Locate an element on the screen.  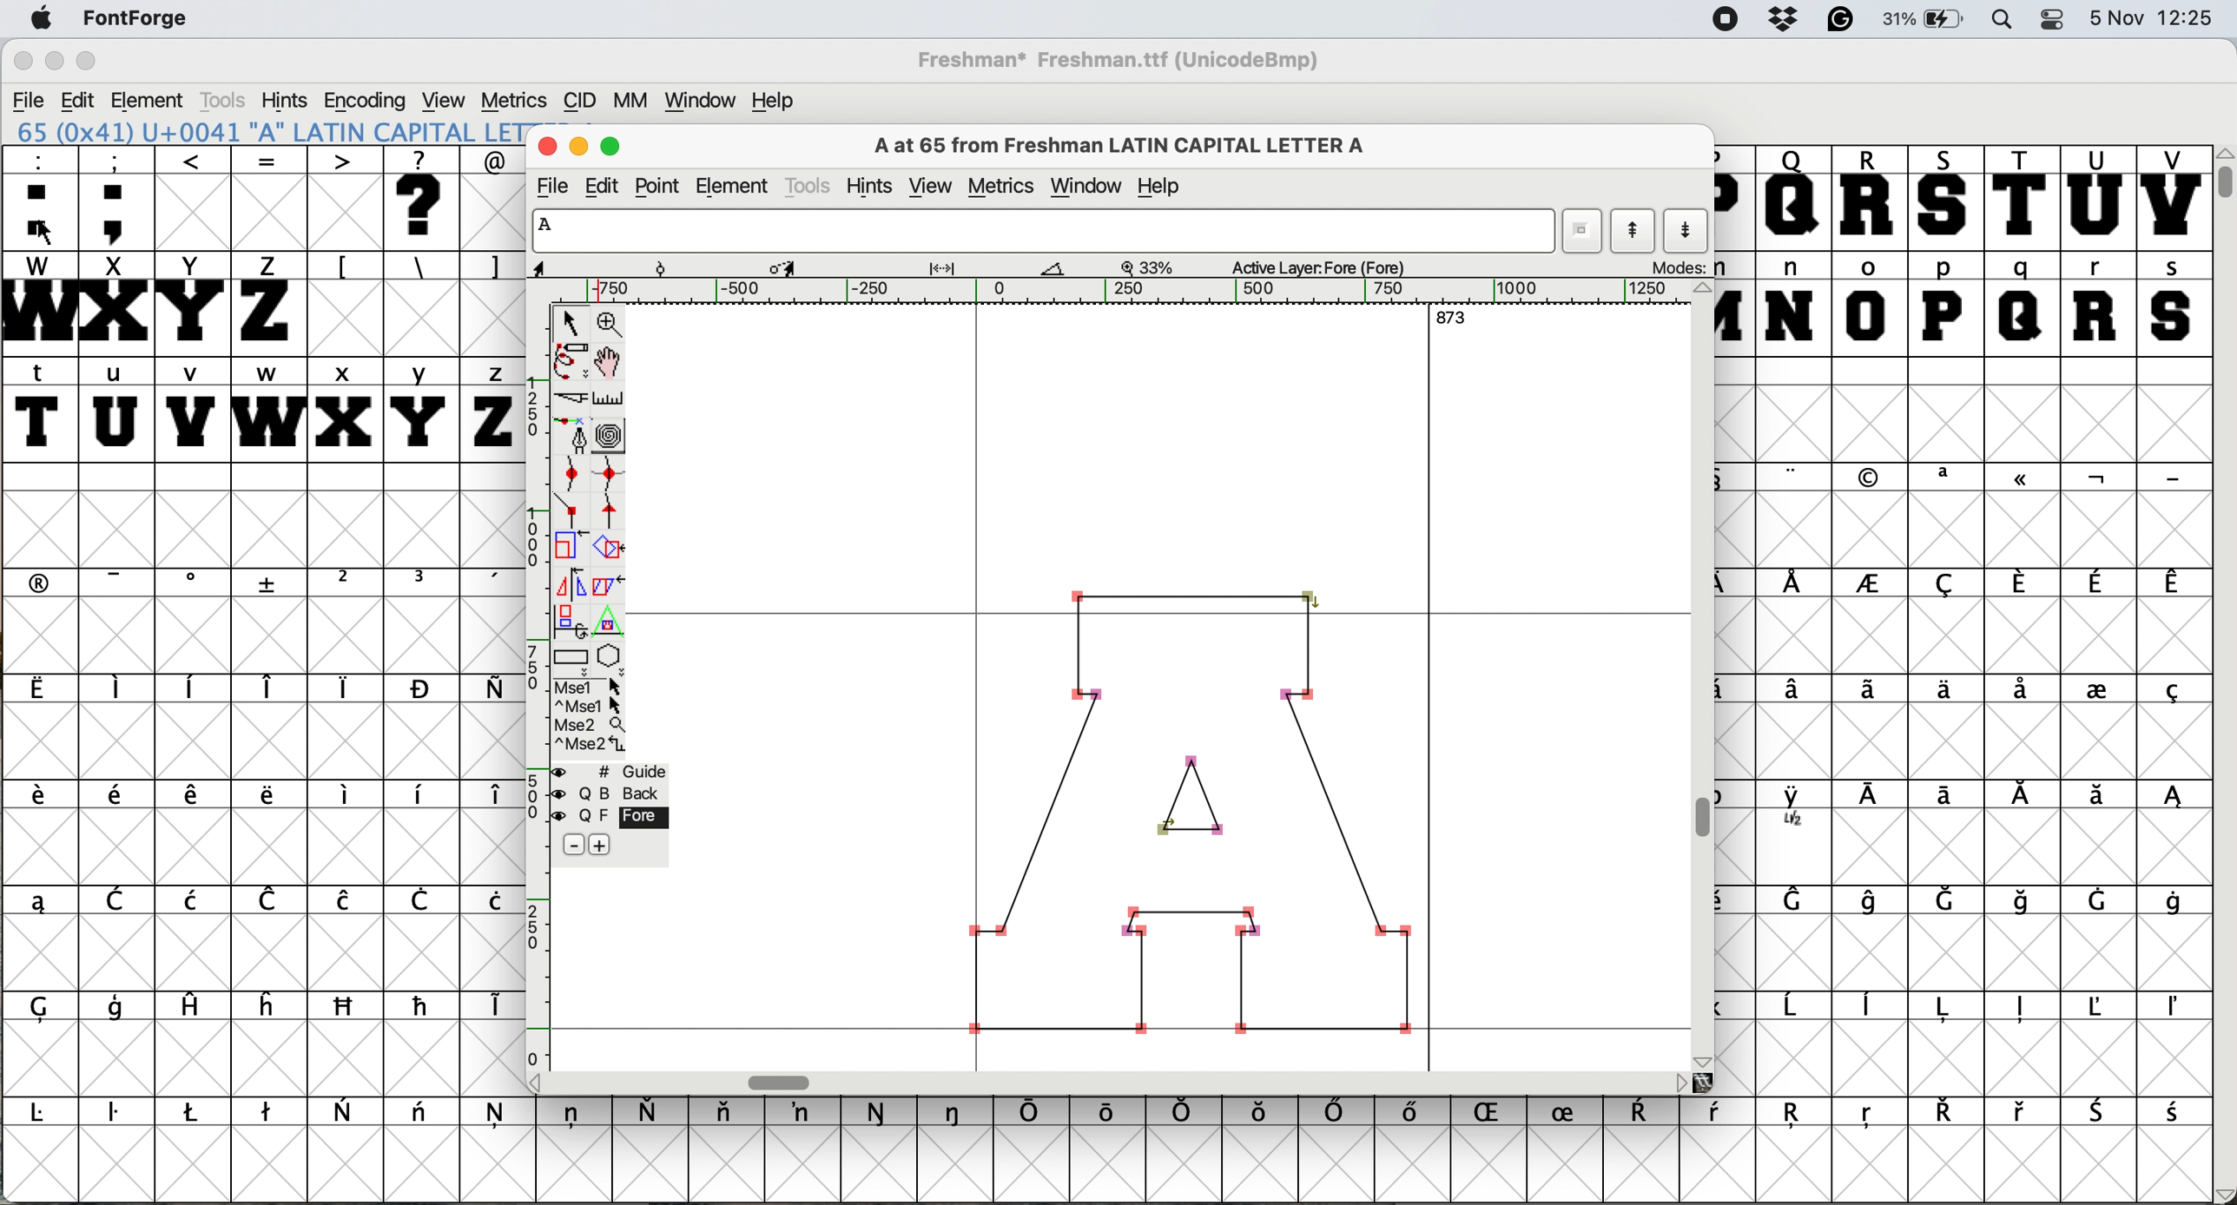
symbol is located at coordinates (490, 689).